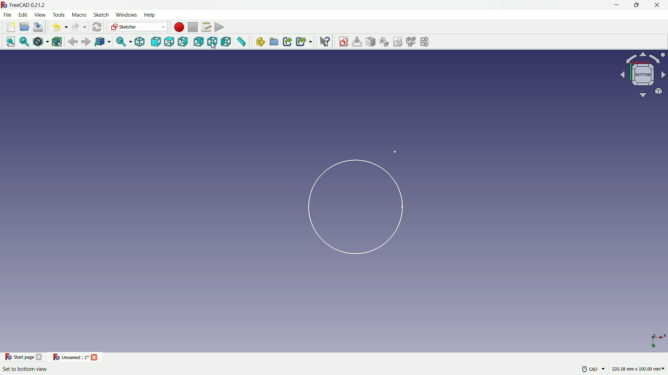 The height and width of the screenshot is (375, 668). What do you see at coordinates (641, 75) in the screenshot?
I see `view` at bounding box center [641, 75].